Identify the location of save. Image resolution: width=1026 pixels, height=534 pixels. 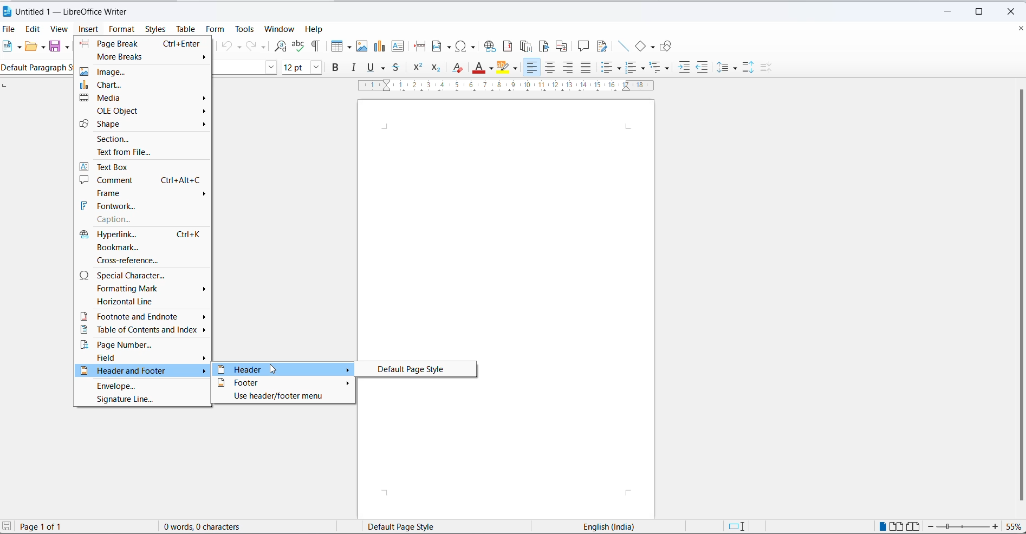
(7, 525).